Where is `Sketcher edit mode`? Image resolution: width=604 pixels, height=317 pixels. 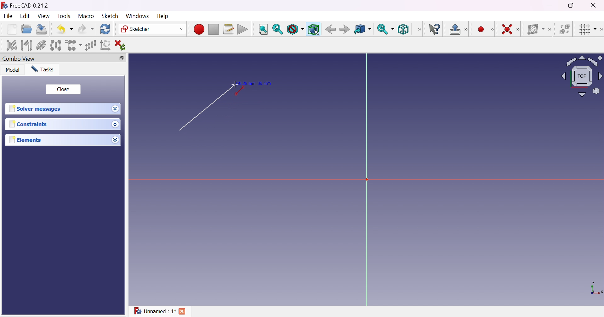
Sketcher edit mode is located at coordinates (467, 30).